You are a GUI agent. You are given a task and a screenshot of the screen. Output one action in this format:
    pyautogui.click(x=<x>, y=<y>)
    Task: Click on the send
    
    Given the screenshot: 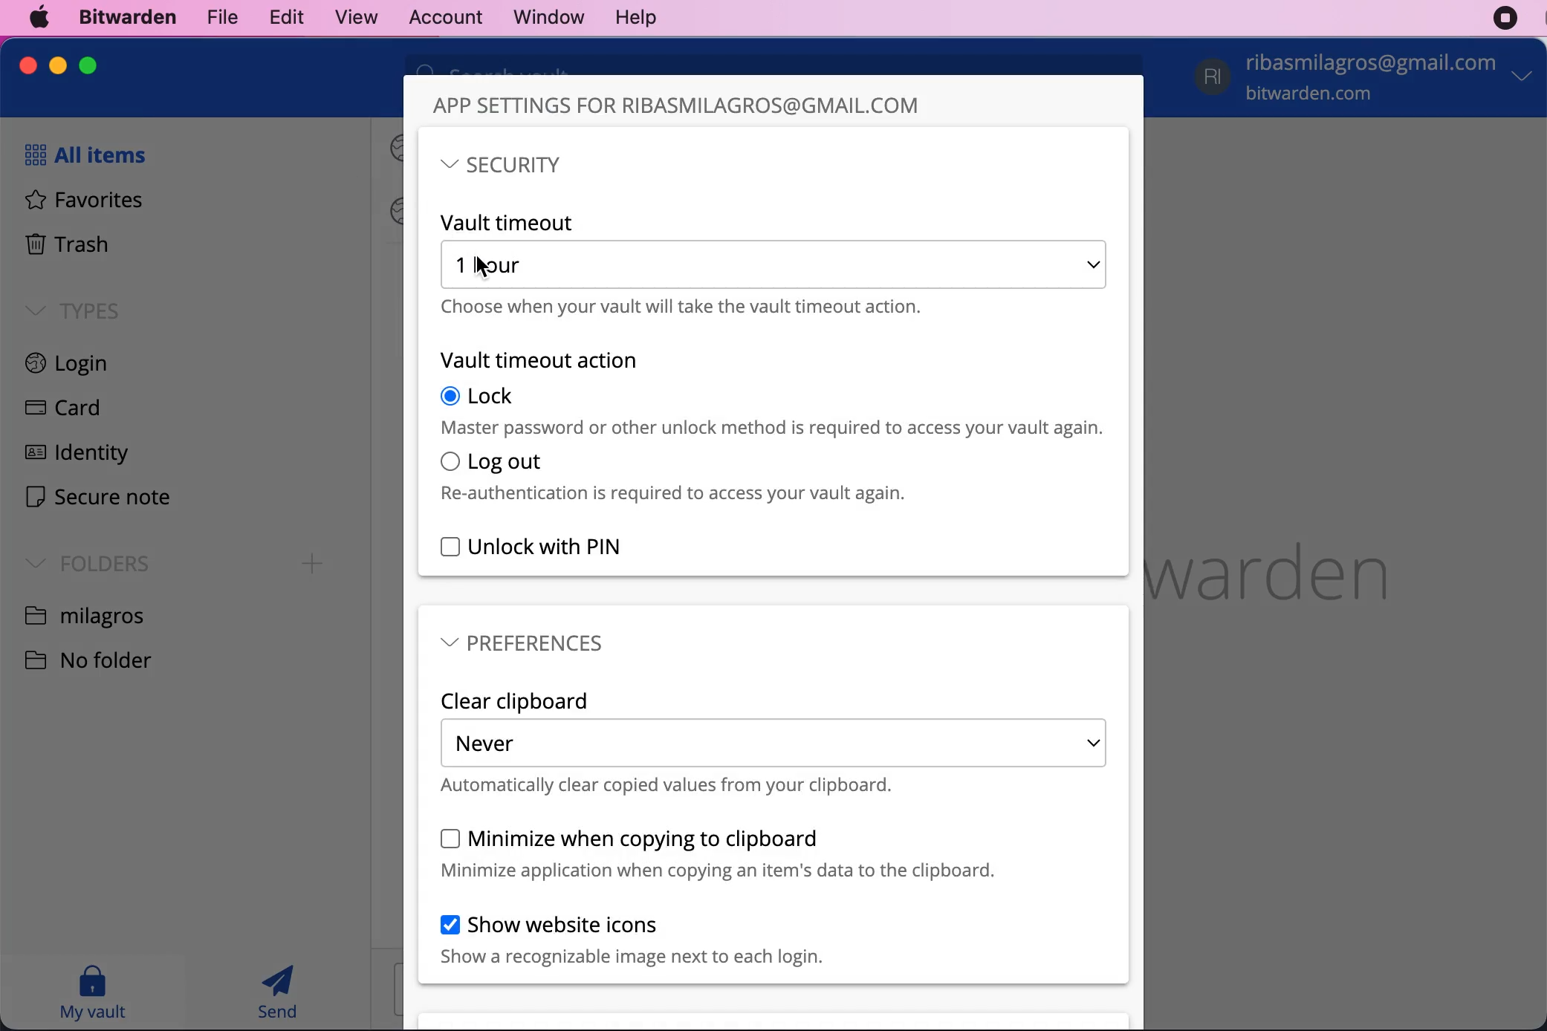 What is the action you would take?
    pyautogui.click(x=279, y=992)
    